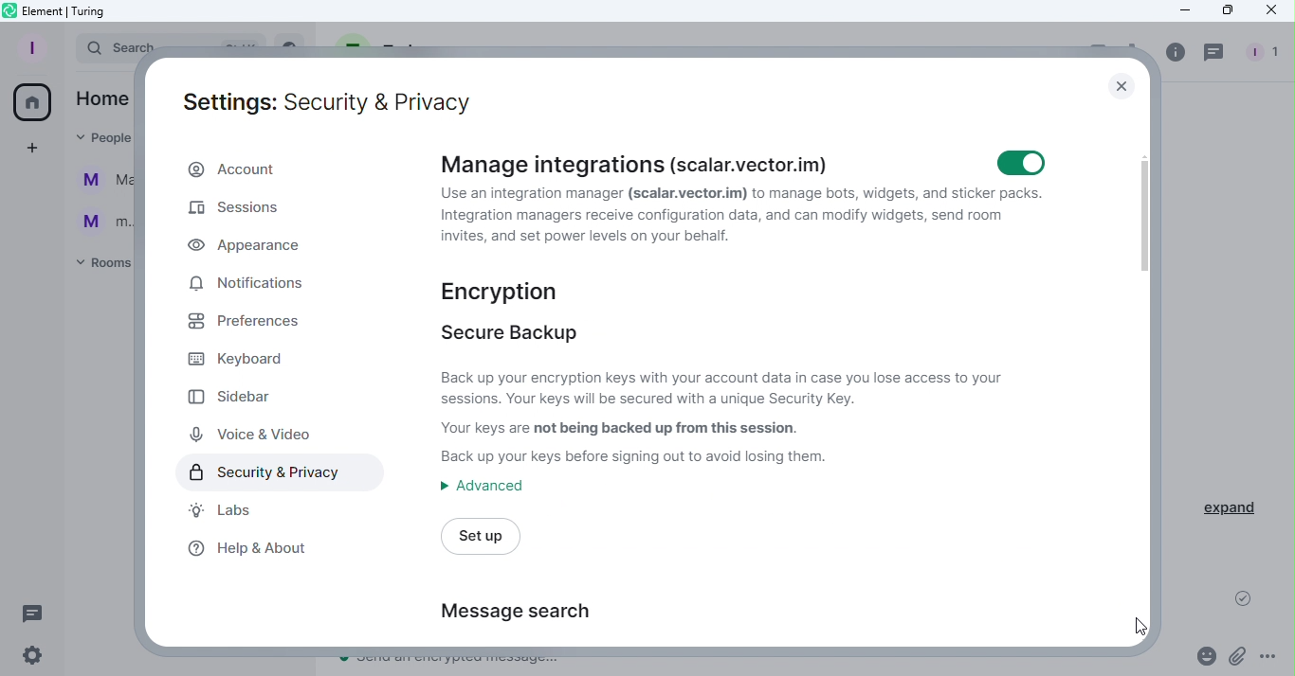 This screenshot has width=1295, height=676. I want to click on Search, so click(103, 49).